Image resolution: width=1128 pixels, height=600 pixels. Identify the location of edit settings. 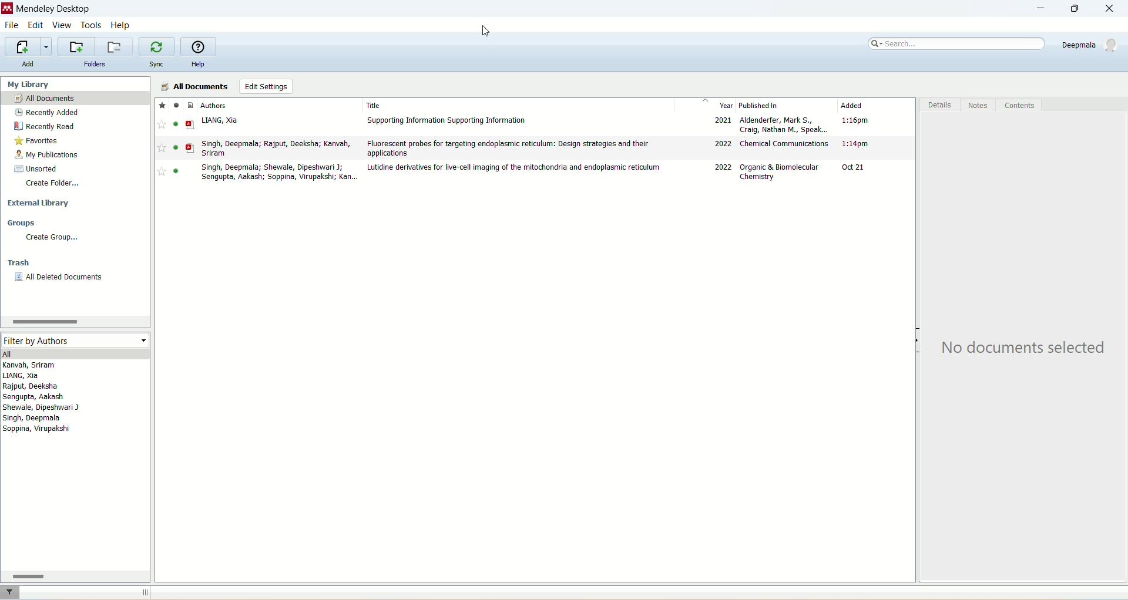
(266, 87).